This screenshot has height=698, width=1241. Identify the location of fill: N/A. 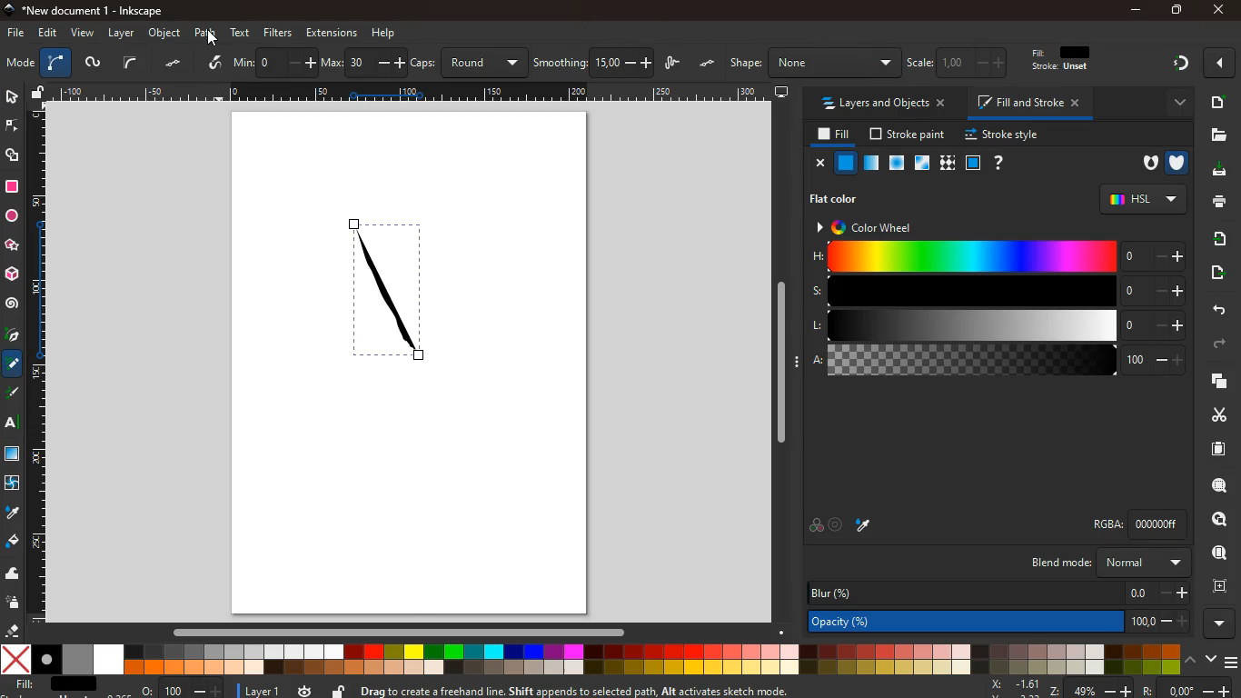
(52, 684).